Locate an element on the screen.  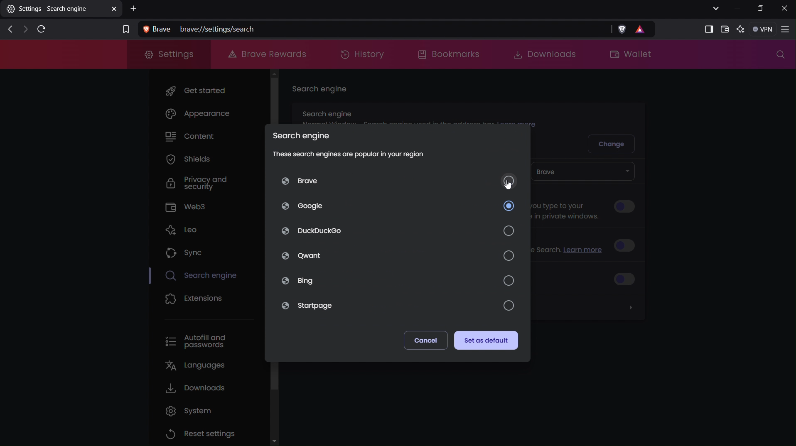
Button is located at coordinates (628, 245).